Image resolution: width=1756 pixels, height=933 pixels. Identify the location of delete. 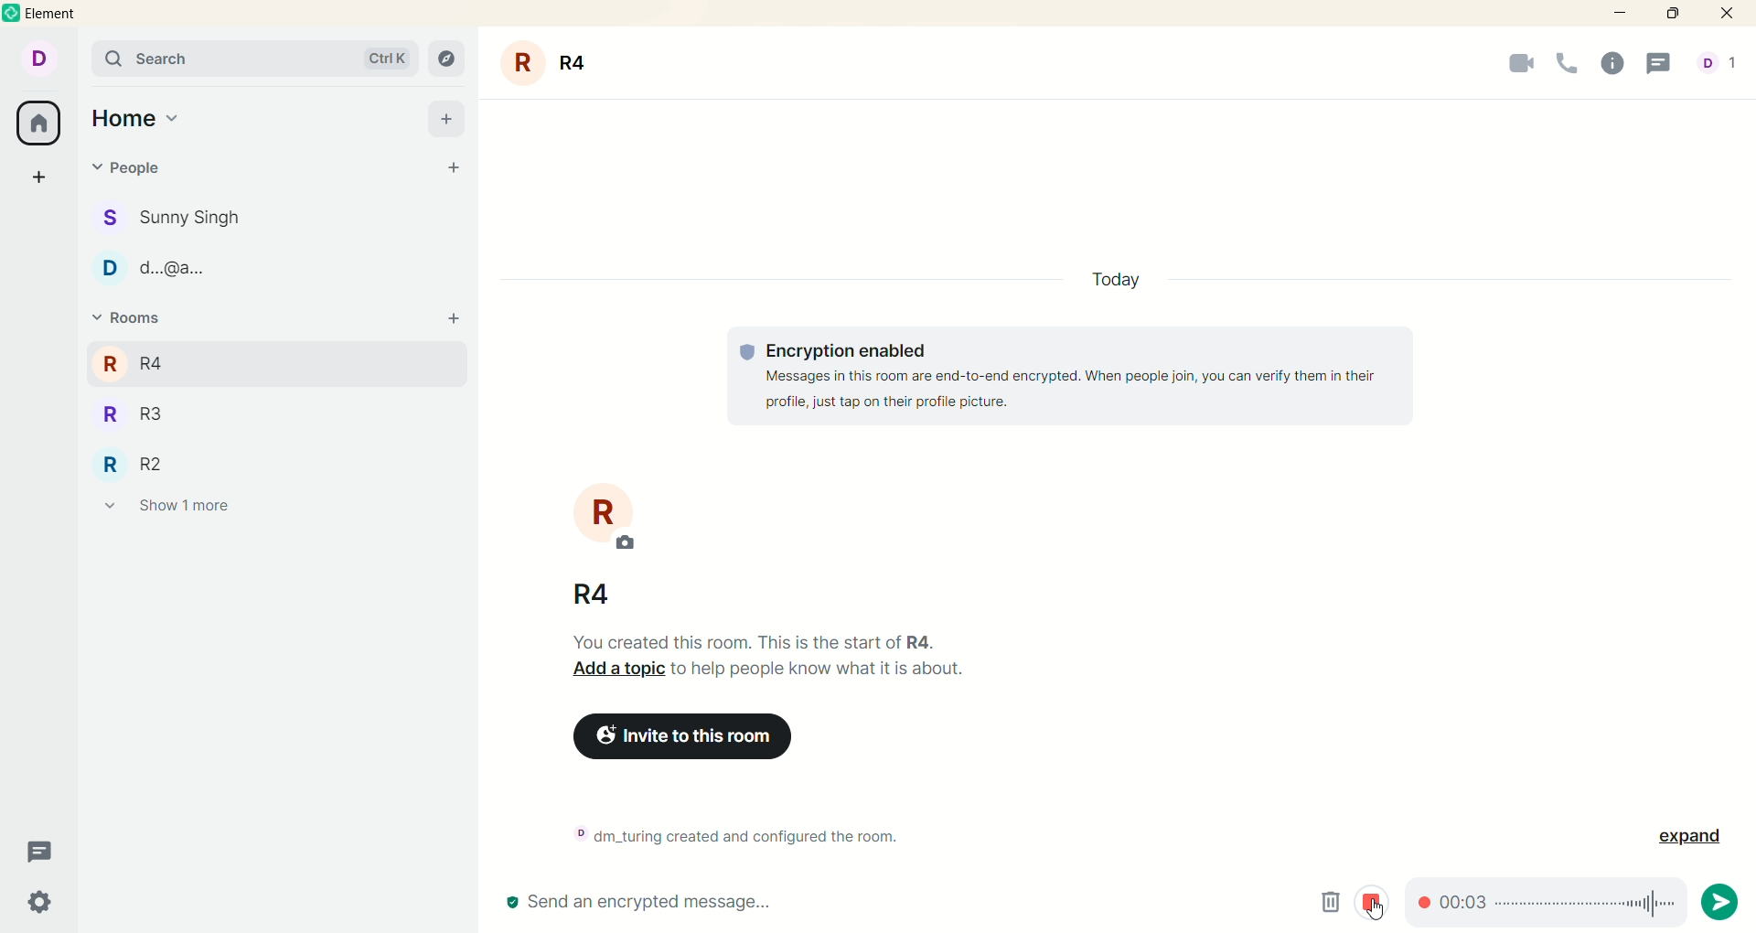
(1334, 902).